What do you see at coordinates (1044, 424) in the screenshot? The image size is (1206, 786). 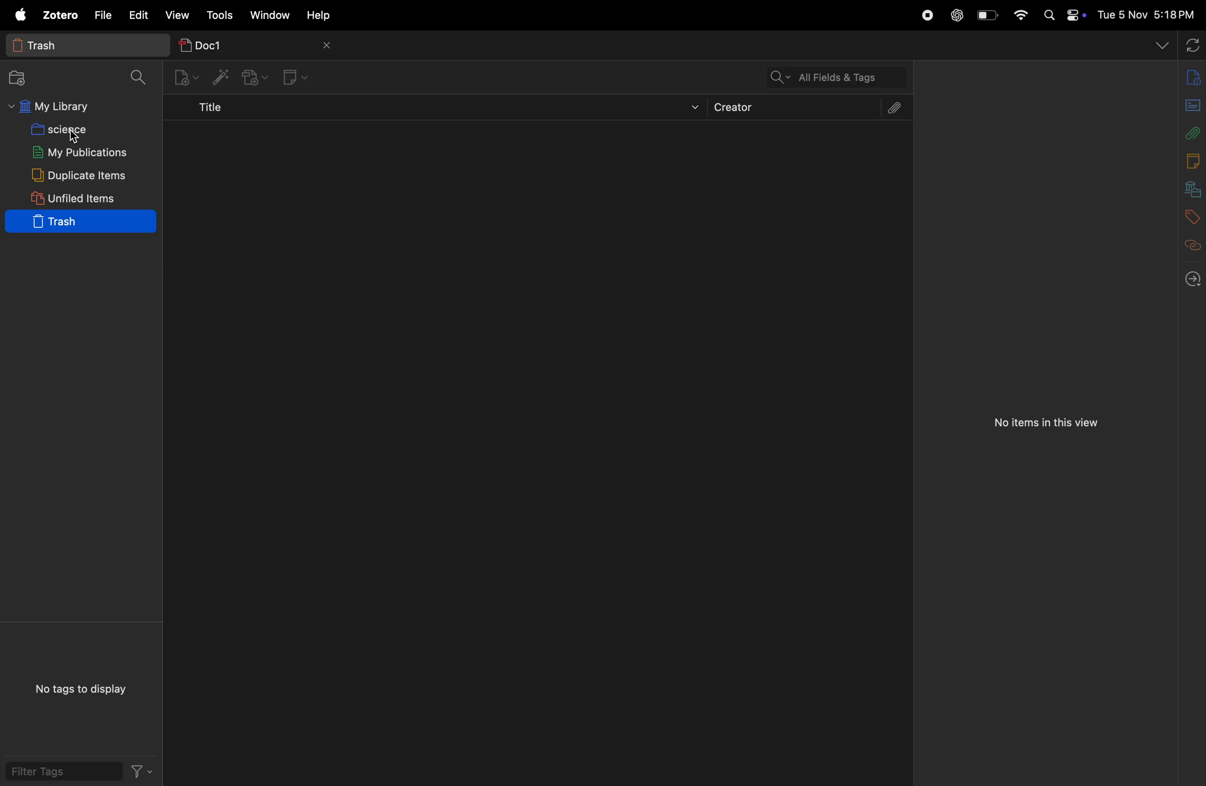 I see `no items in this view` at bounding box center [1044, 424].